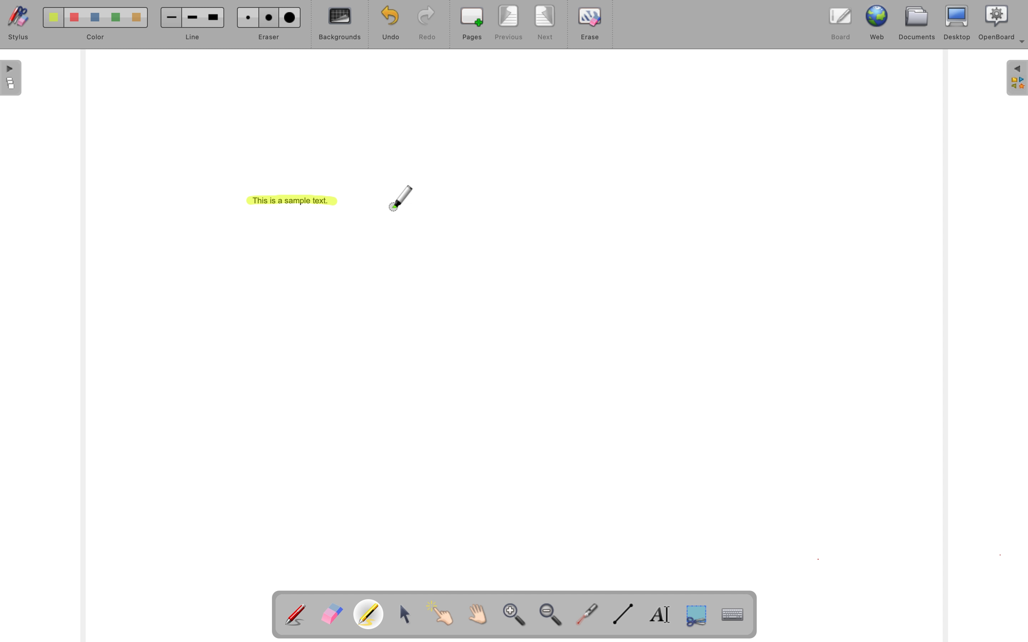 This screenshot has height=642, width=1028. What do you see at coordinates (371, 613) in the screenshot?
I see `Highlight` at bounding box center [371, 613].